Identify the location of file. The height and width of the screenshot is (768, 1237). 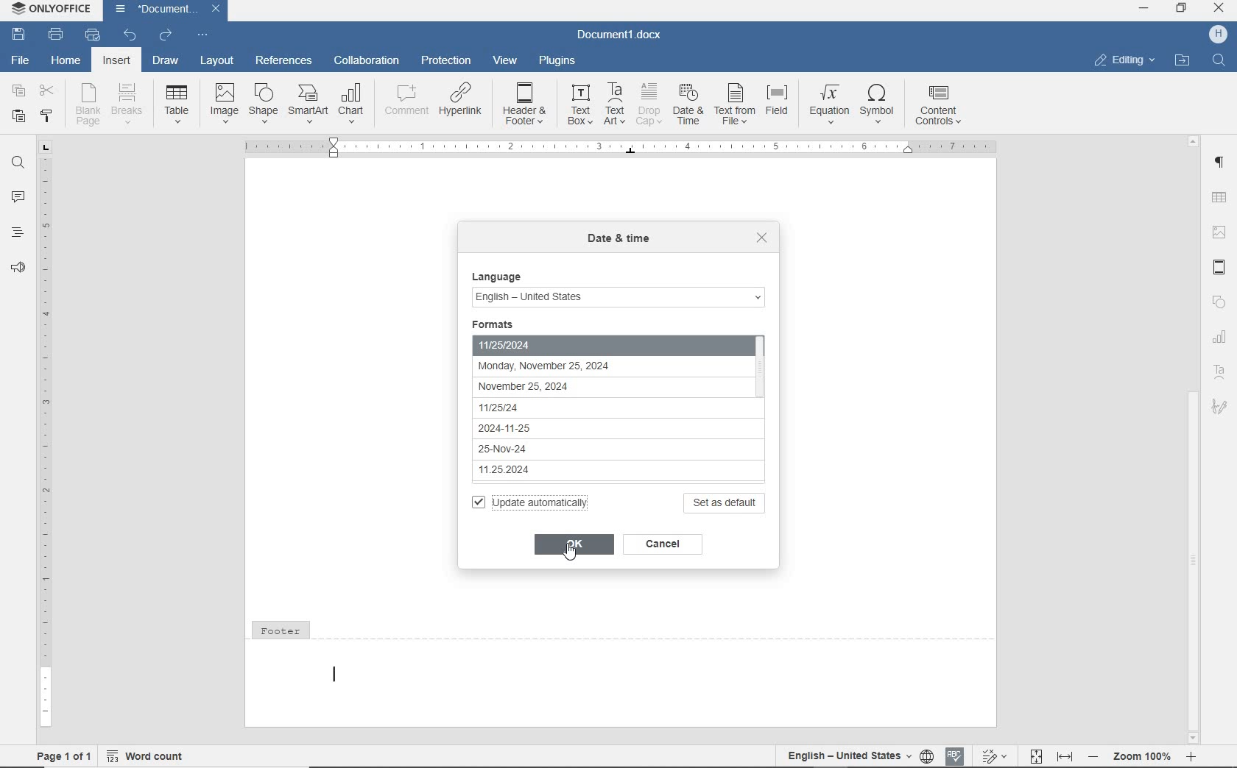
(21, 61).